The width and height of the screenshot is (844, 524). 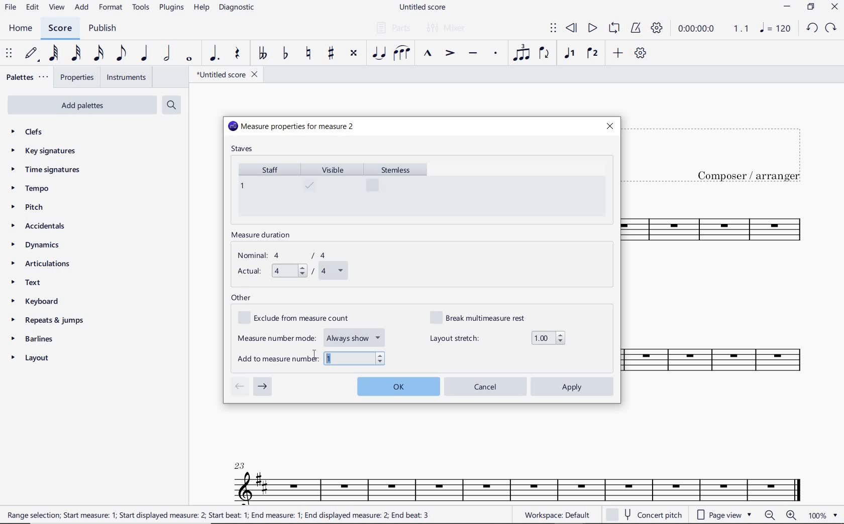 What do you see at coordinates (102, 29) in the screenshot?
I see `PUBLISH` at bounding box center [102, 29].